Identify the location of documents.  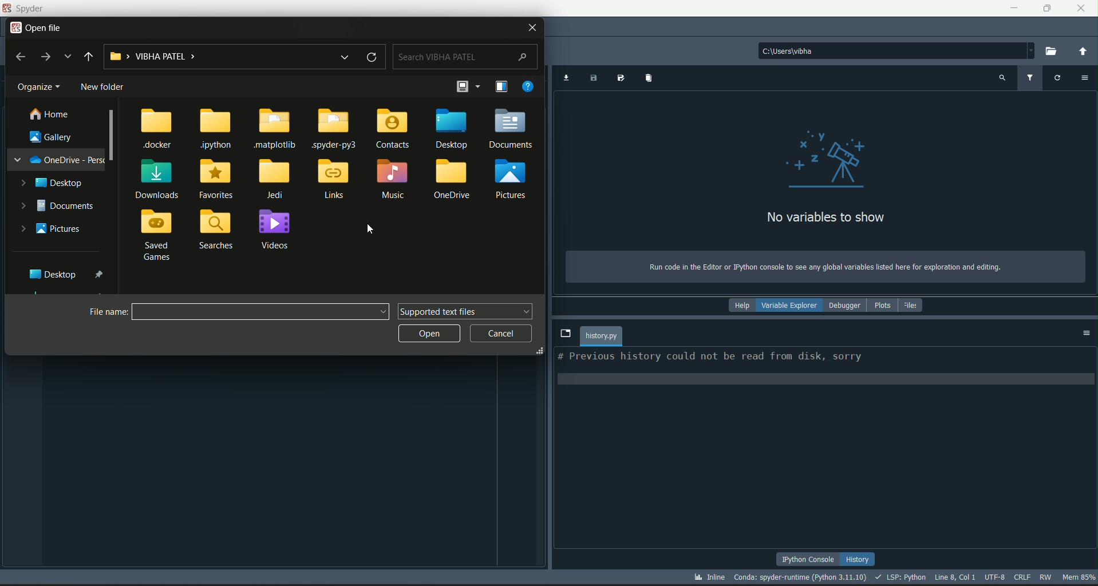
(60, 206).